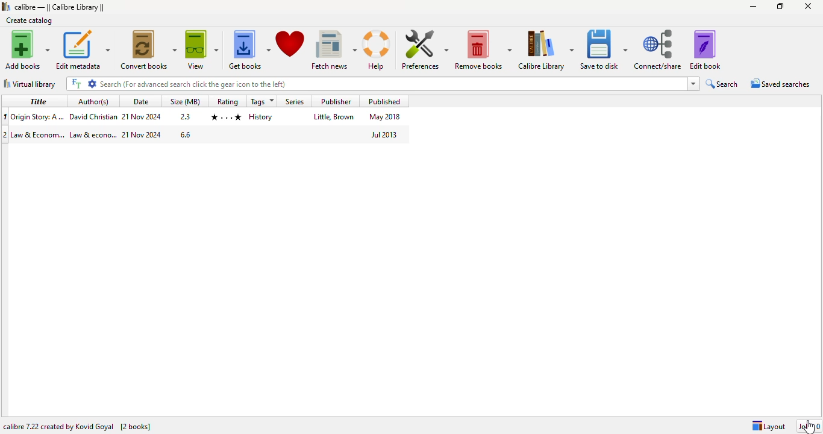 This screenshot has width=823, height=434. Describe the element at coordinates (382, 134) in the screenshot. I see `published date` at that location.